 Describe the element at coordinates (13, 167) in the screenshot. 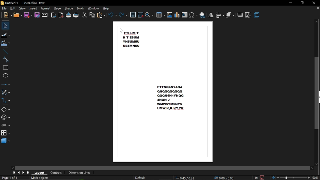

I see `move left` at that location.